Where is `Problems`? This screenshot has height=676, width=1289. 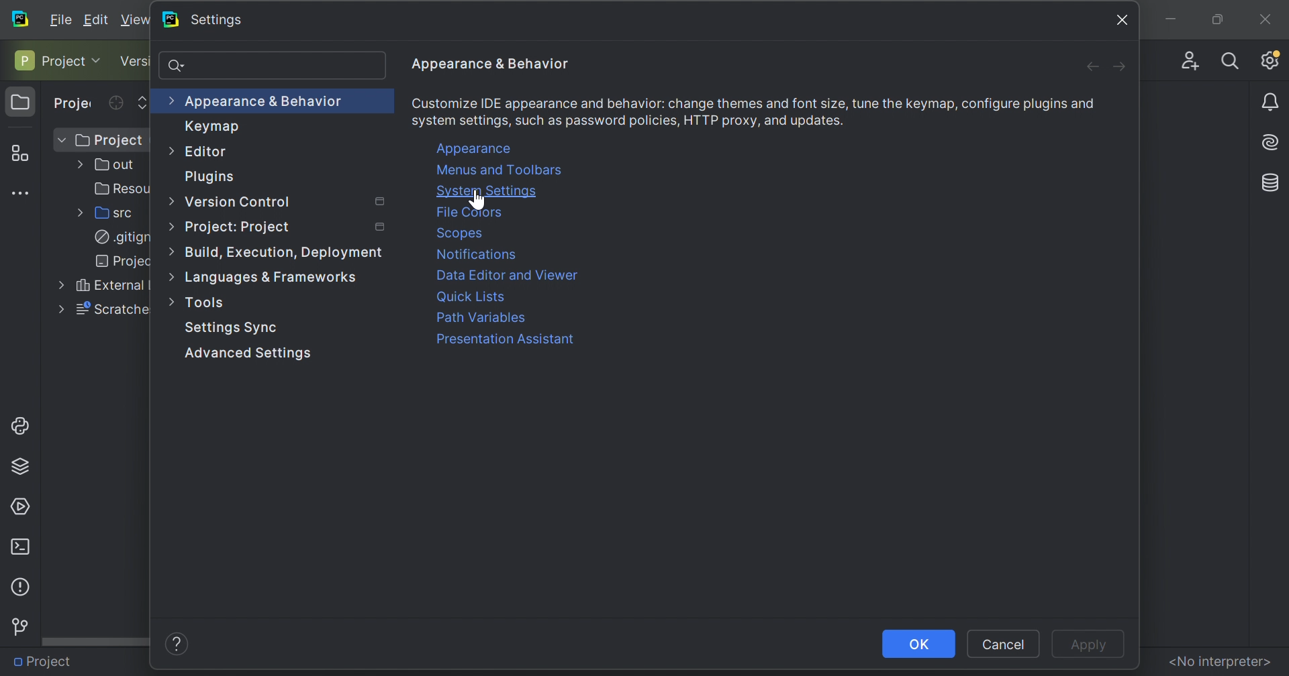
Problems is located at coordinates (19, 585).